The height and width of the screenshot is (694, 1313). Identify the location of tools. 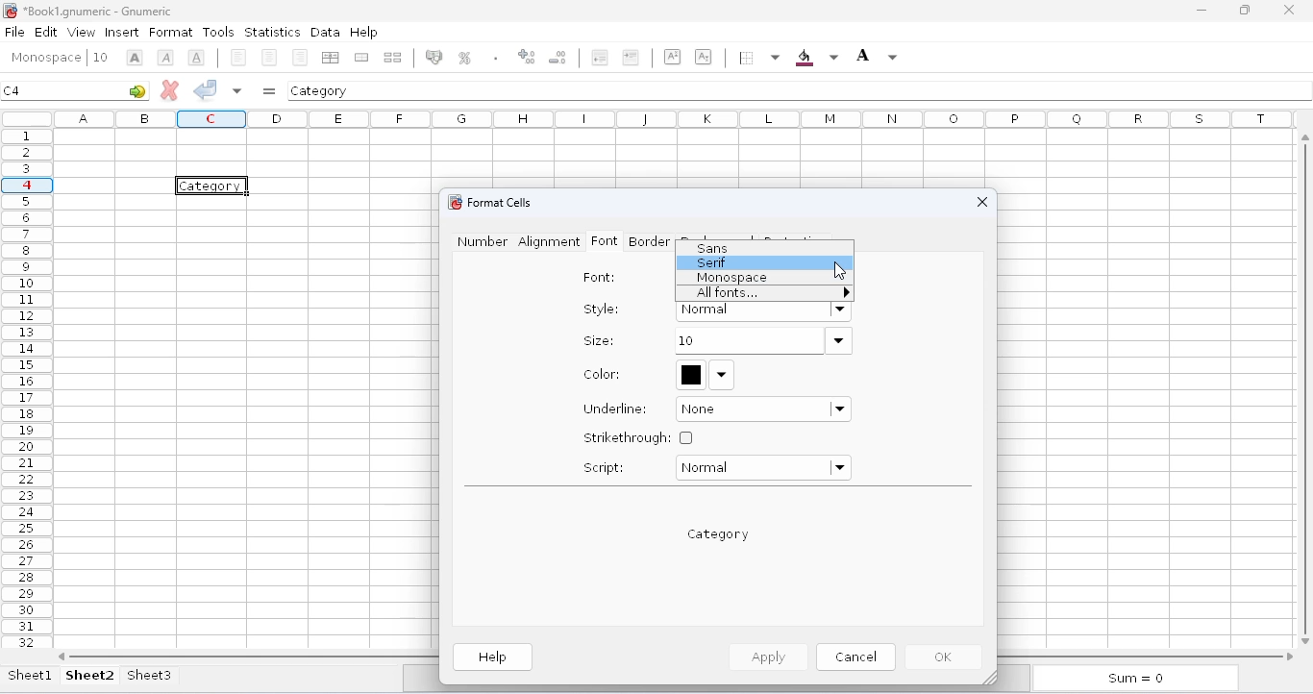
(218, 32).